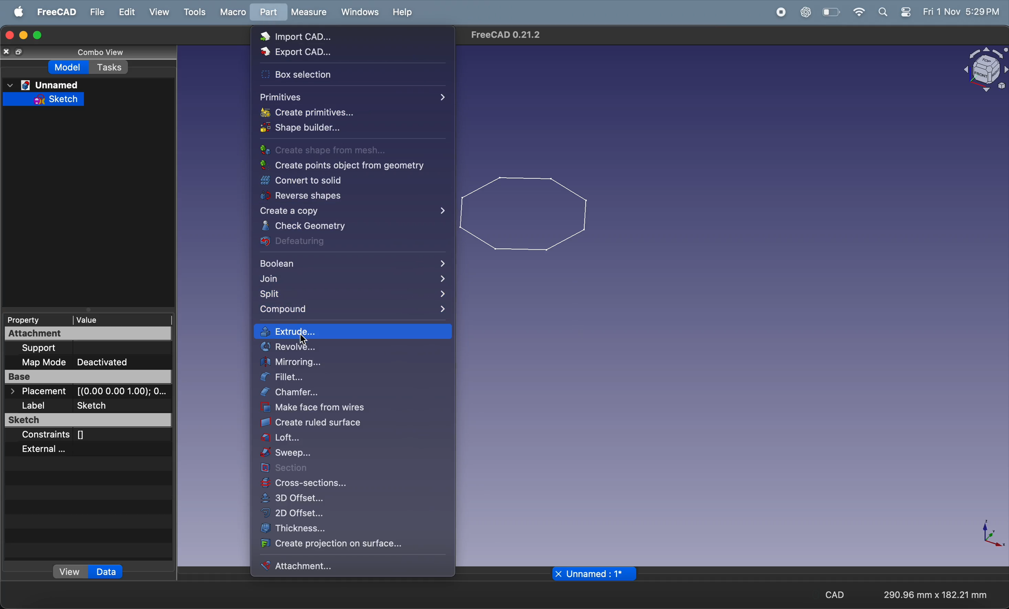 The image size is (1009, 609). I want to click on view, so click(158, 12).